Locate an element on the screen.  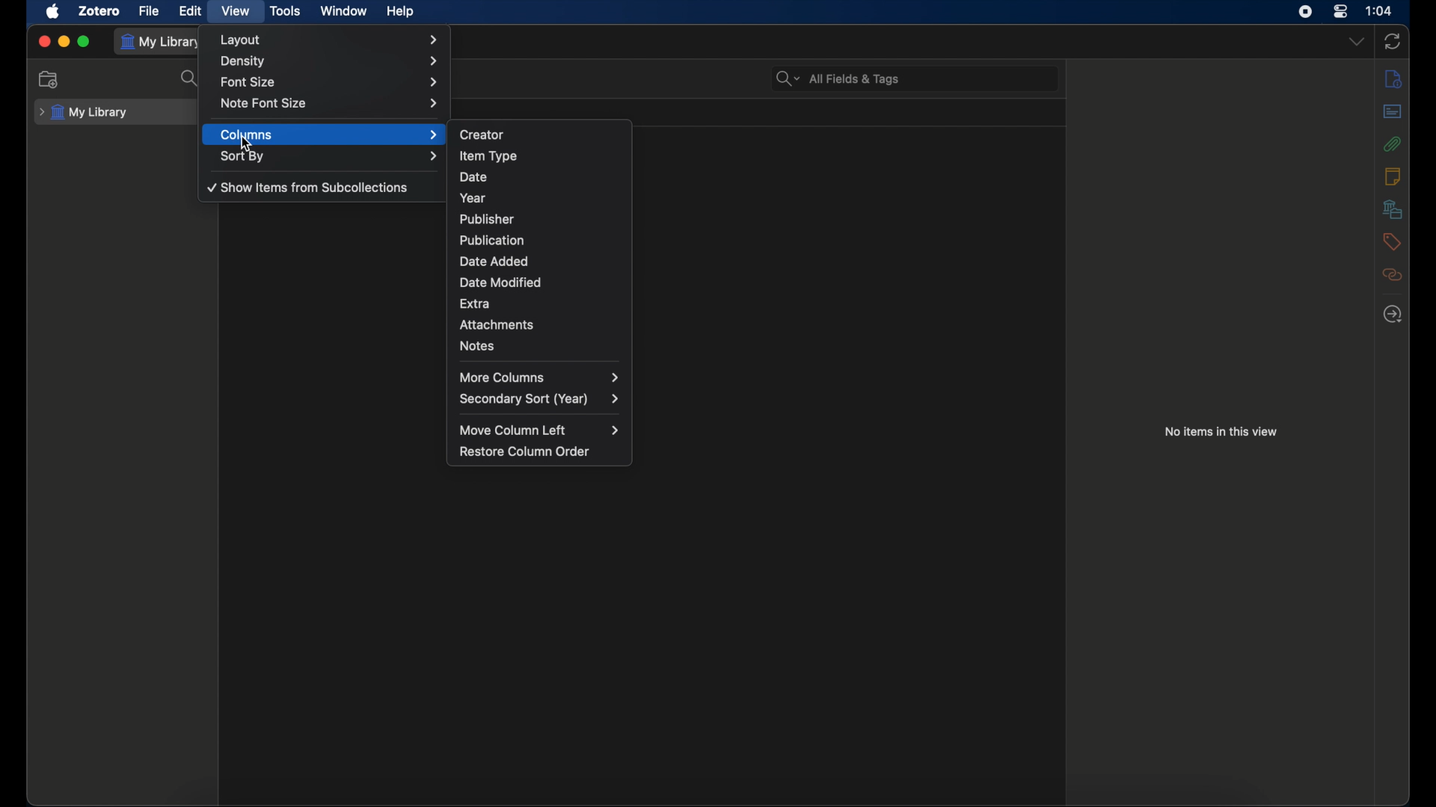
sort by is located at coordinates (328, 155).